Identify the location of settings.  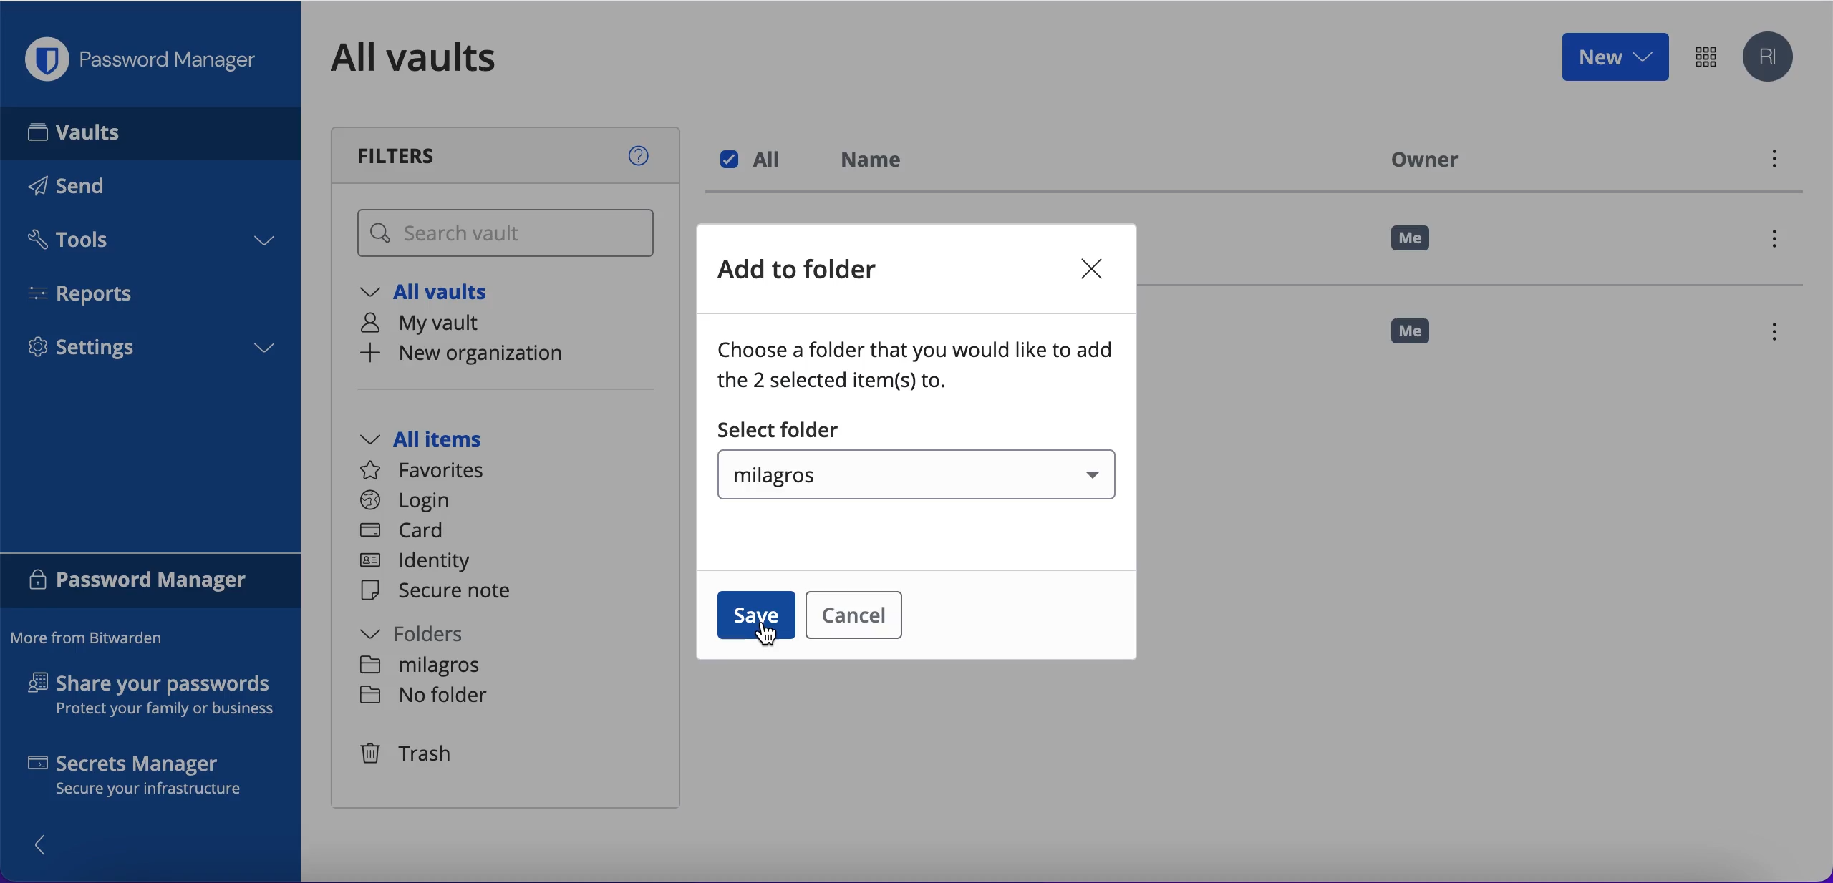
(150, 352).